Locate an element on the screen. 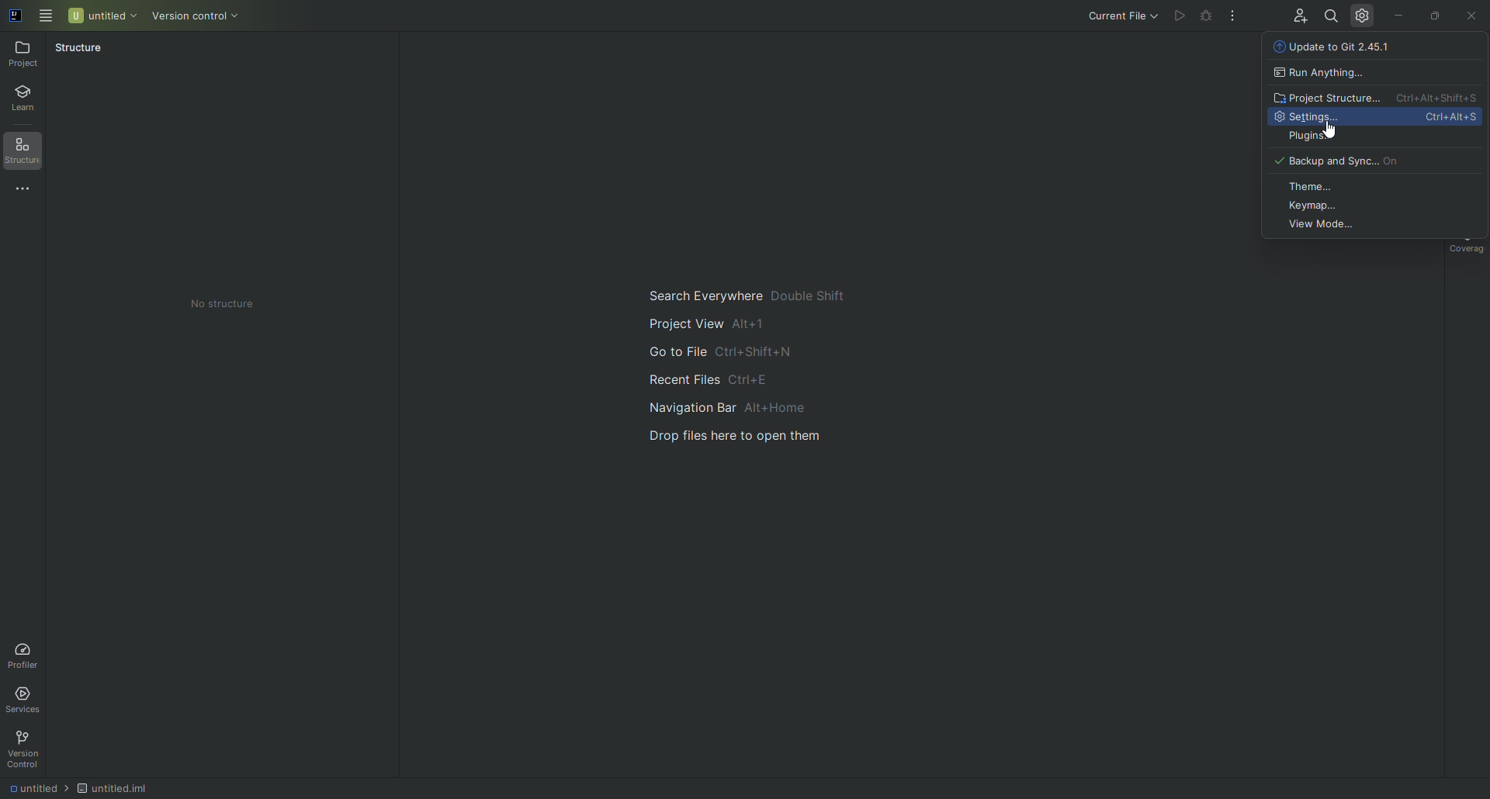 This screenshot has height=799, width=1490. Services is located at coordinates (33, 700).